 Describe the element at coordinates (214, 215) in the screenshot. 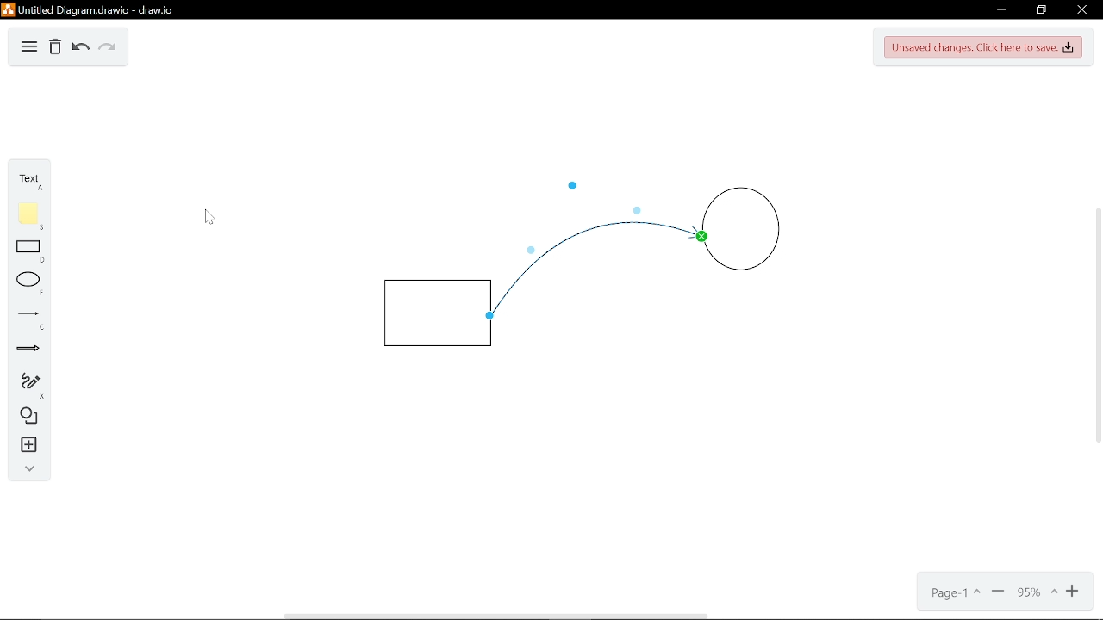

I see `Cursor` at that location.